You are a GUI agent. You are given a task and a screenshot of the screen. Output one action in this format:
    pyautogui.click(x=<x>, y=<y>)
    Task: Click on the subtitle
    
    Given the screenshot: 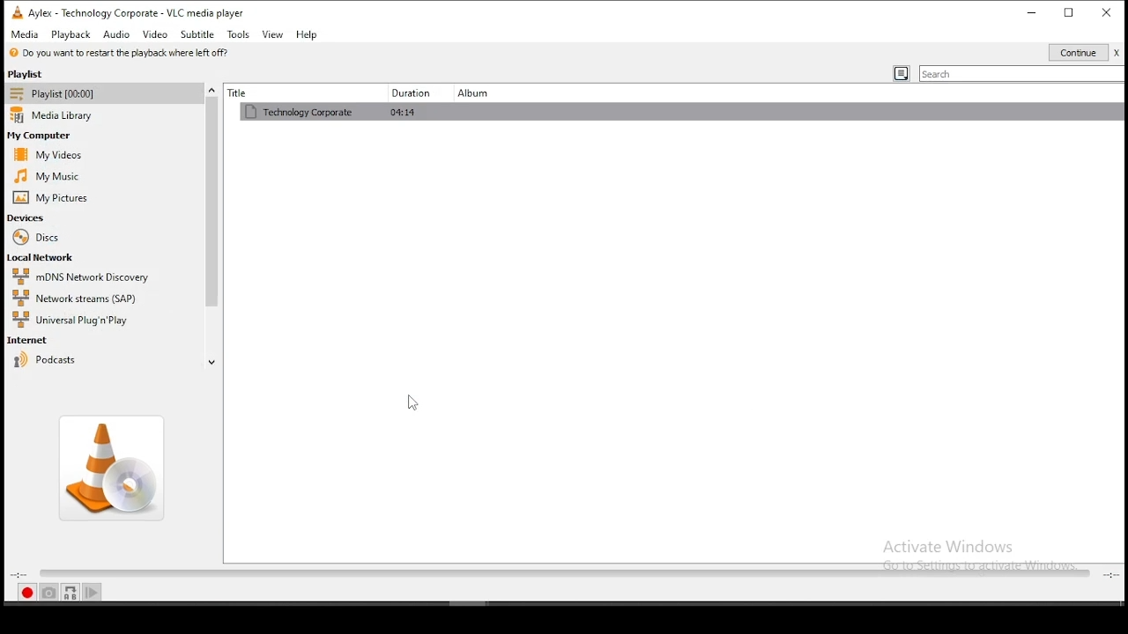 What is the action you would take?
    pyautogui.click(x=197, y=33)
    